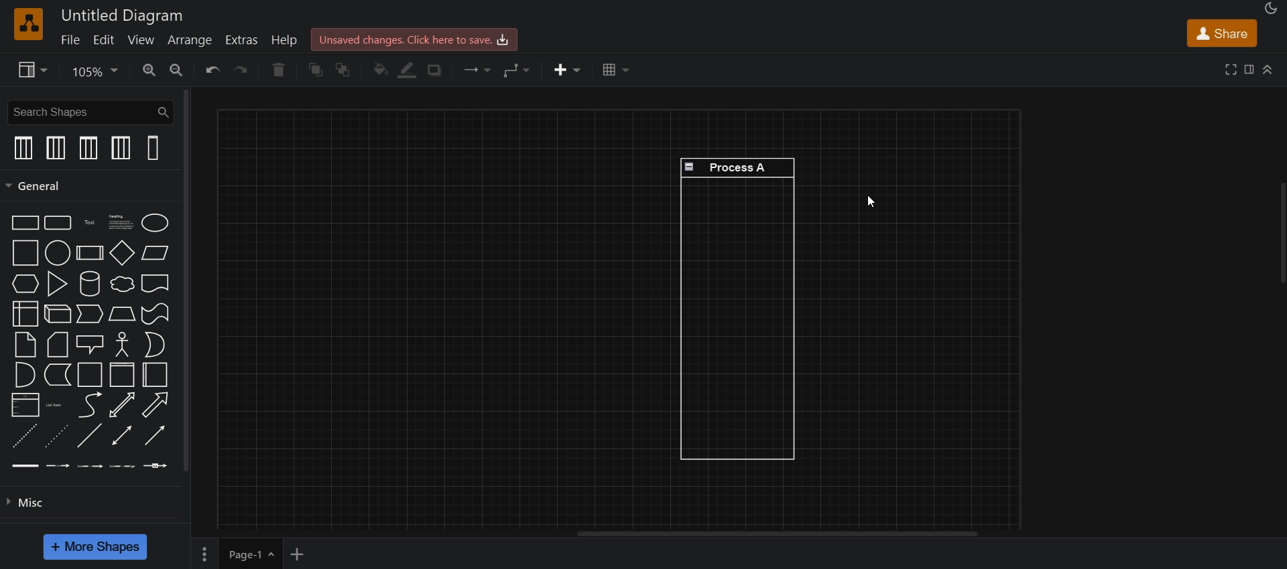  Describe the element at coordinates (56, 149) in the screenshot. I see `vertical pool 2` at that location.